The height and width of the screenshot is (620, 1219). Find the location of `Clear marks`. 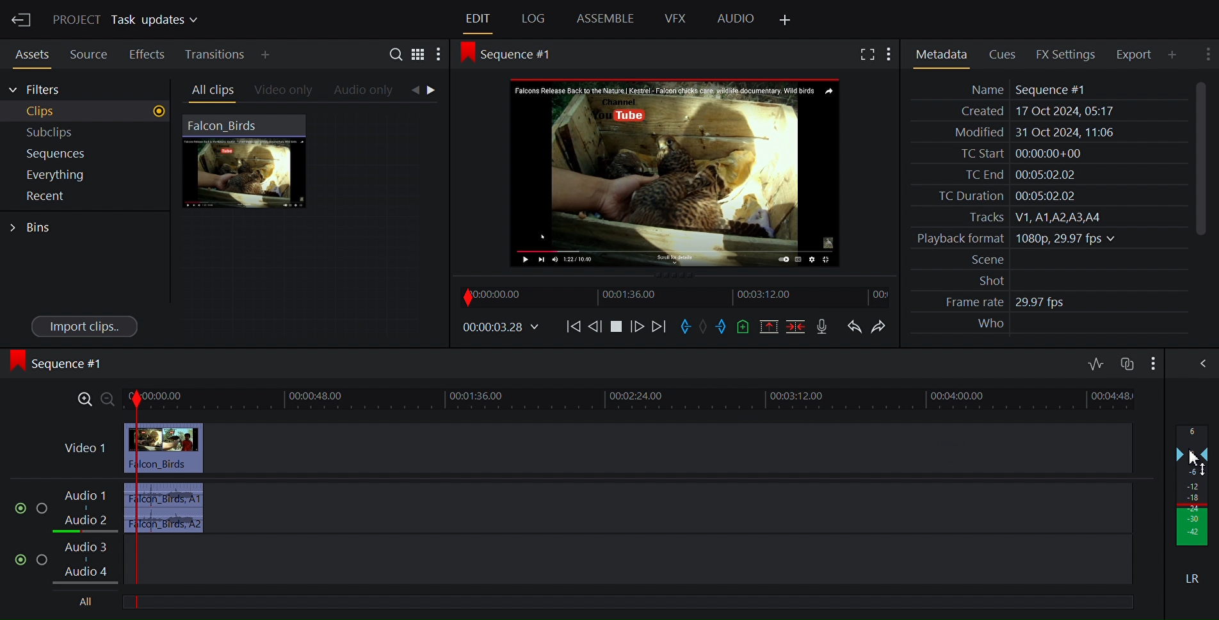

Clear marks is located at coordinates (704, 328).